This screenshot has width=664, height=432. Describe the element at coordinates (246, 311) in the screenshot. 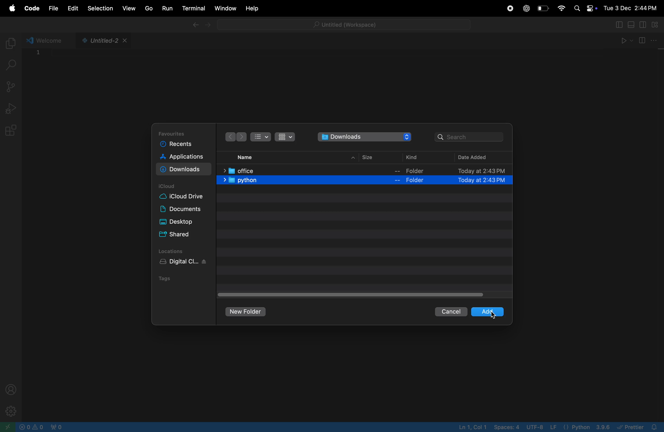

I see `new folder` at that location.